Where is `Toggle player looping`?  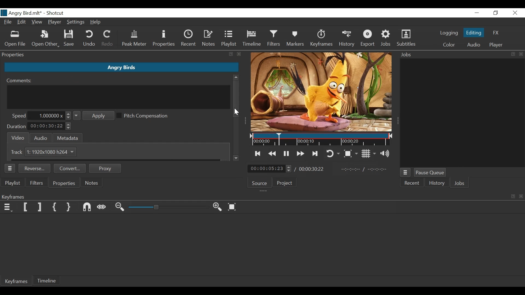 Toggle player looping is located at coordinates (334, 153).